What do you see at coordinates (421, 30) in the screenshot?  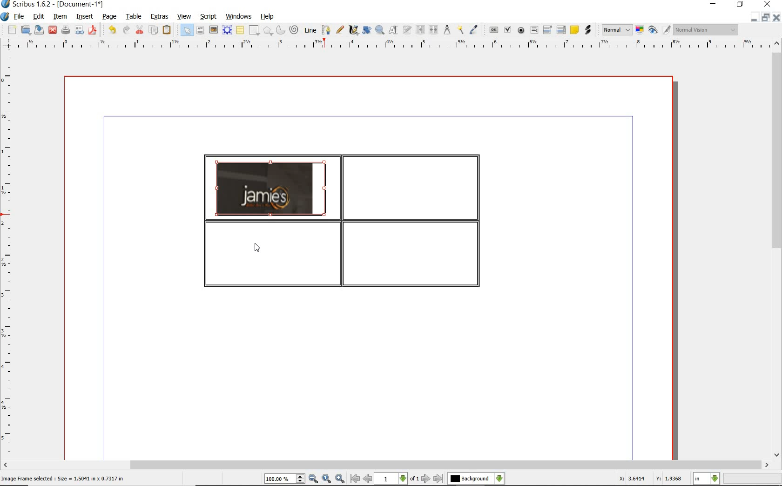 I see `link text frames` at bounding box center [421, 30].